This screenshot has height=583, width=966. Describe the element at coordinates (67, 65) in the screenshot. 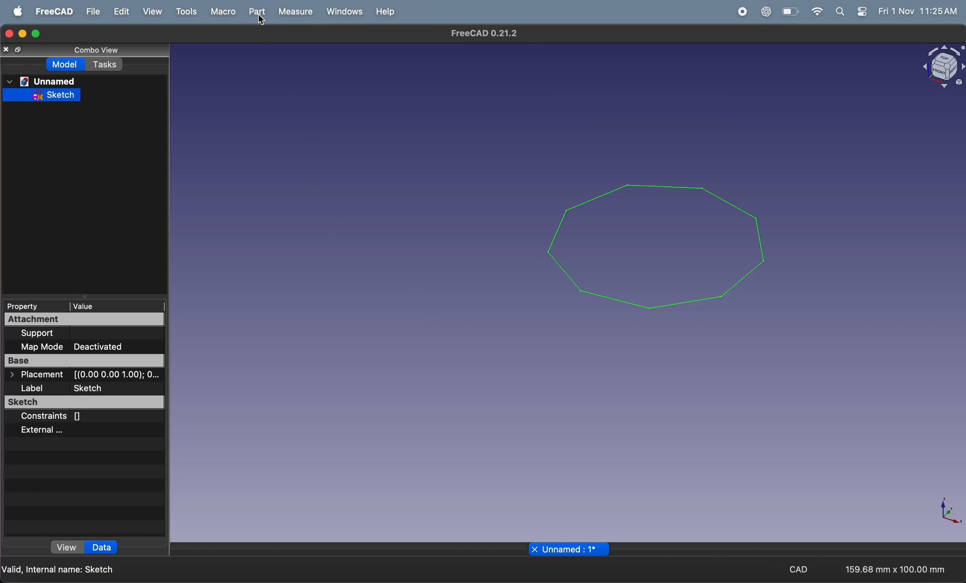

I see `Model` at that location.